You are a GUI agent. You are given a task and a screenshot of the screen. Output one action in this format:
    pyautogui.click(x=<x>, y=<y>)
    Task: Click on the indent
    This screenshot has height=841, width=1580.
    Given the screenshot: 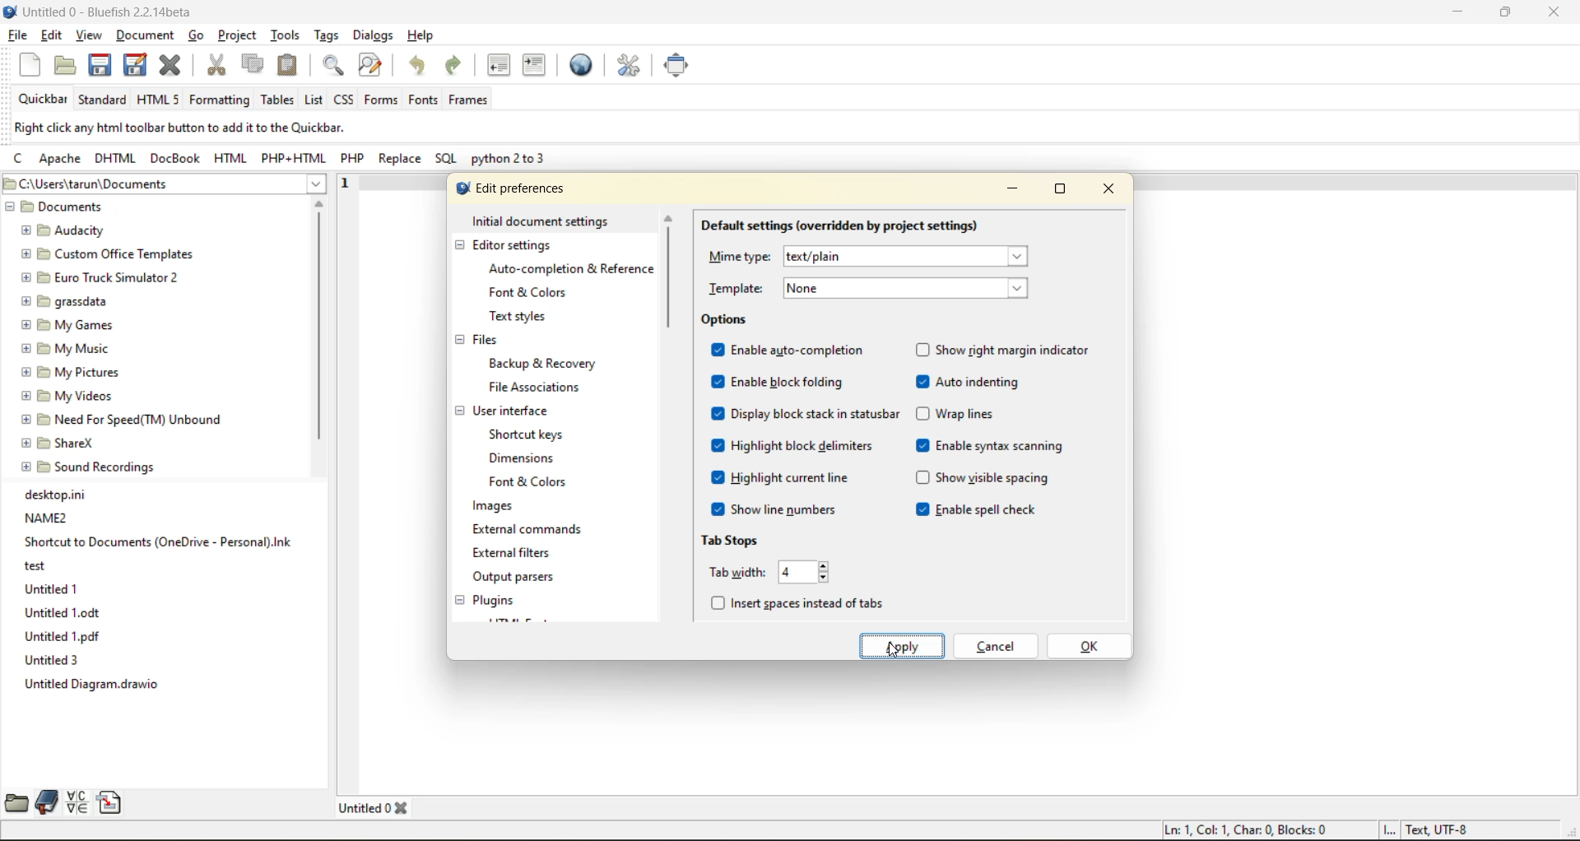 What is the action you would take?
    pyautogui.click(x=536, y=67)
    